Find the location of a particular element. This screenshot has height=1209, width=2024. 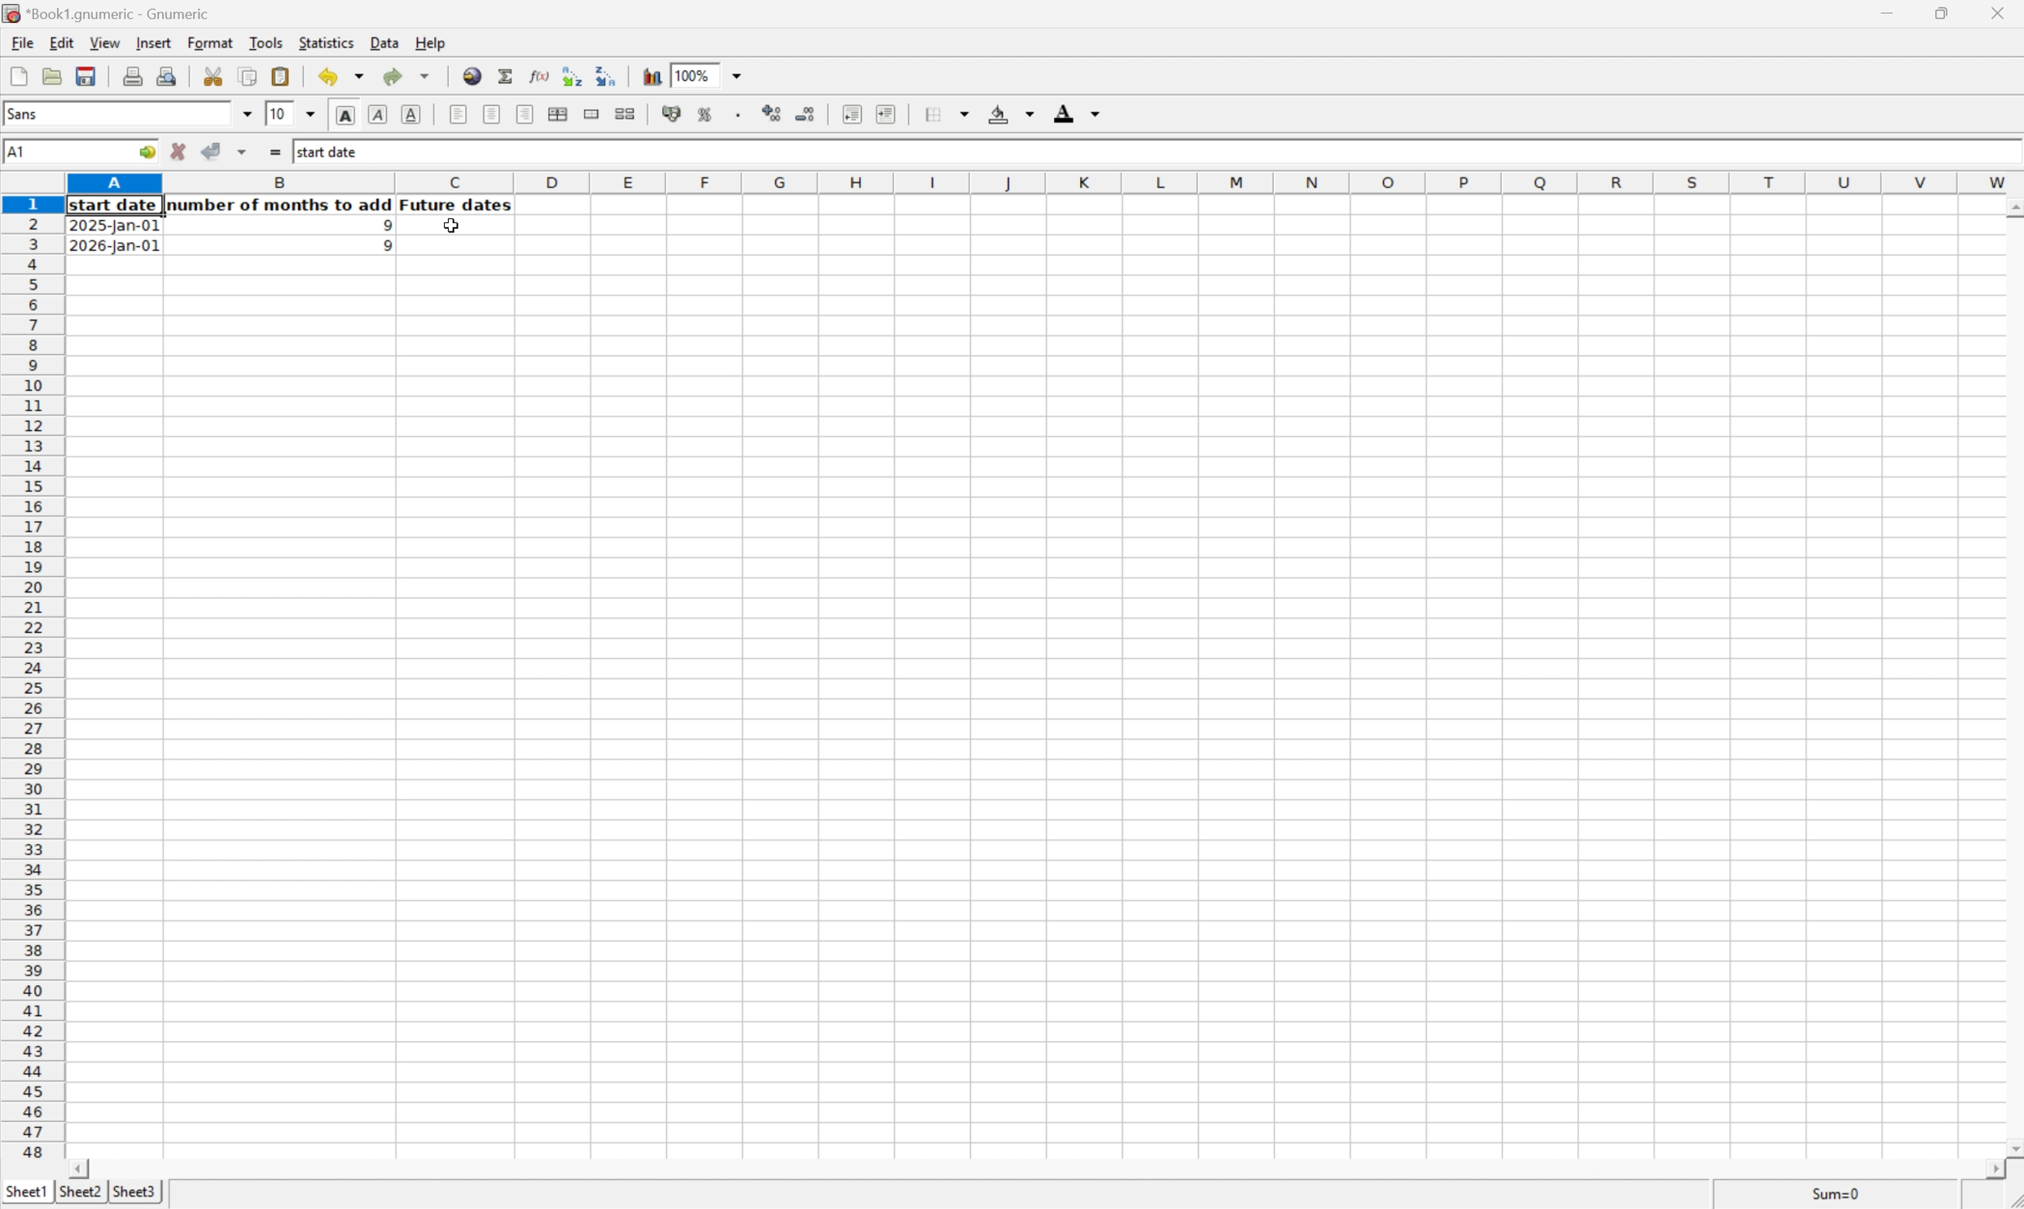

Copy selection is located at coordinates (248, 76).